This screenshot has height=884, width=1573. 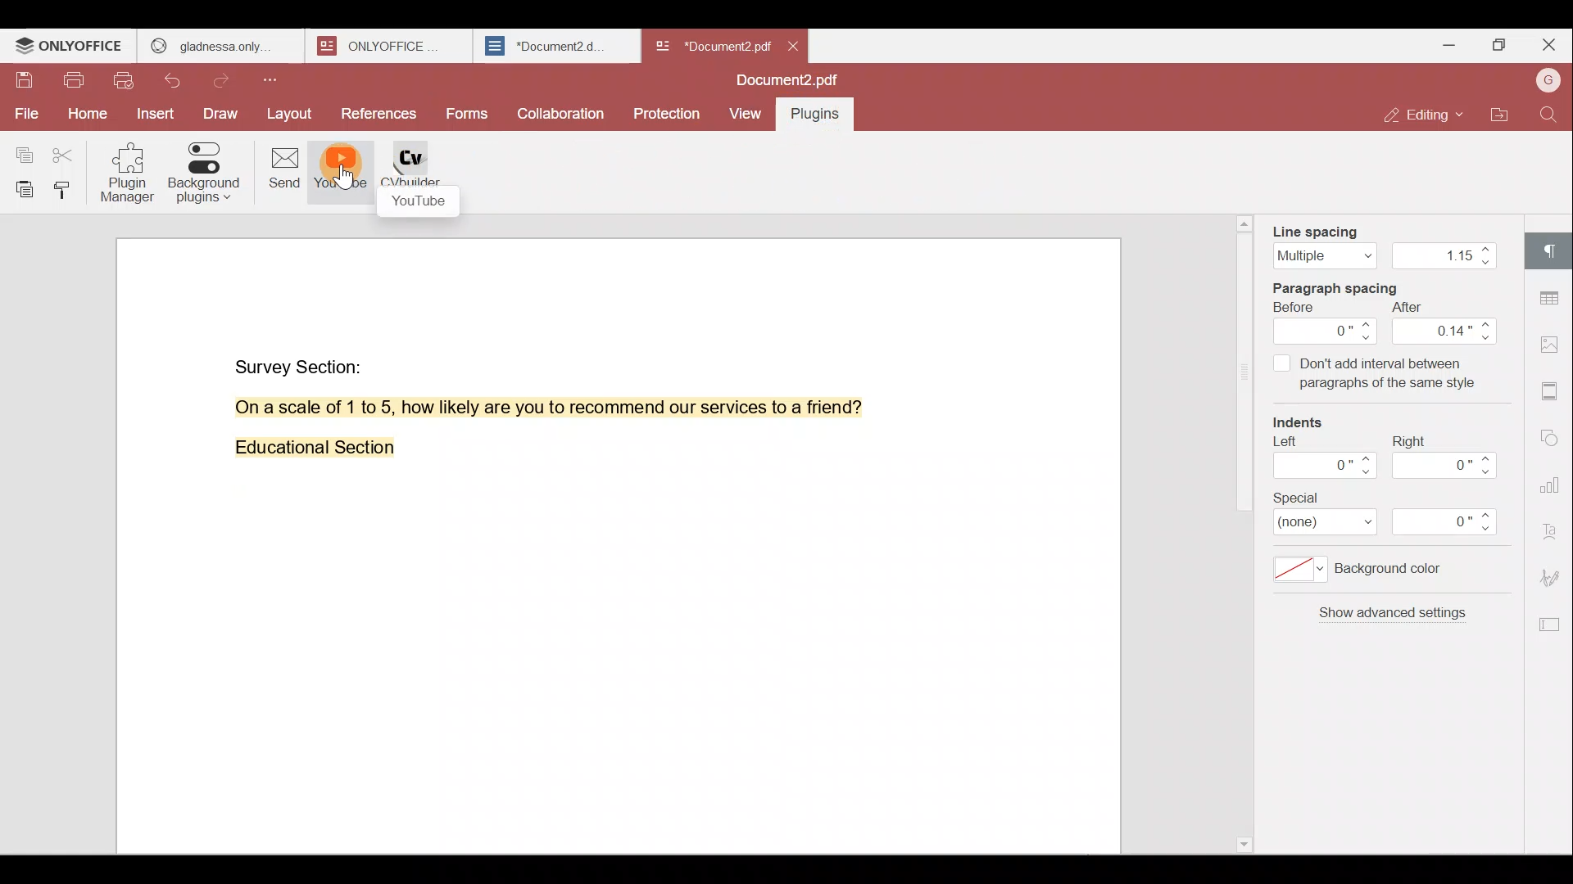 I want to click on Document2.d, so click(x=555, y=47).